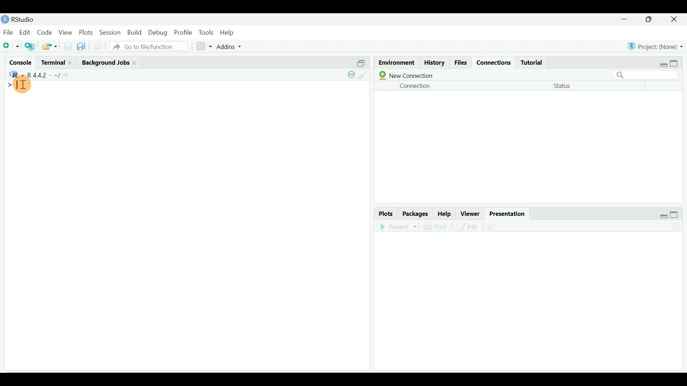 Image resolution: width=687 pixels, height=386 pixels. Describe the element at coordinates (395, 62) in the screenshot. I see `Environment` at that location.